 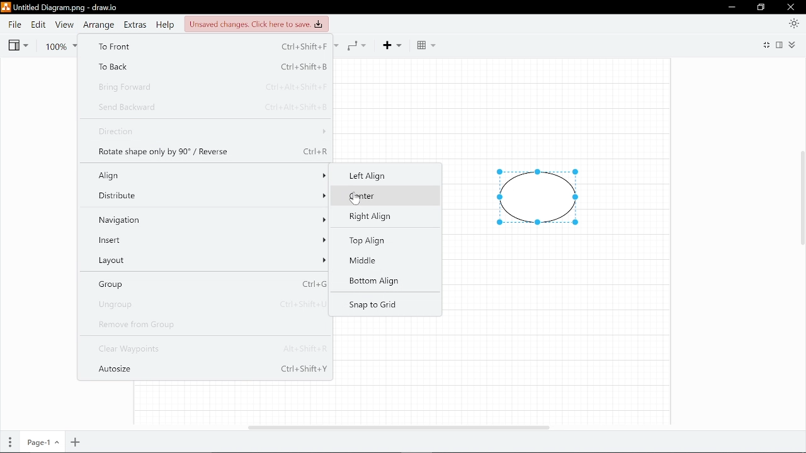 What do you see at coordinates (426, 45) in the screenshot?
I see `Table` at bounding box center [426, 45].